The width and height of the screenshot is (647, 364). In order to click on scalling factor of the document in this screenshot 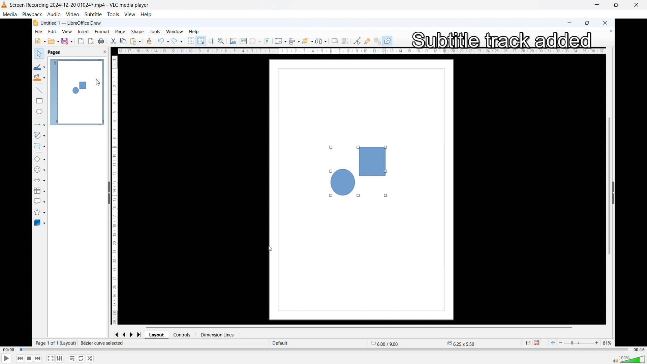, I will do `click(526, 343)`.